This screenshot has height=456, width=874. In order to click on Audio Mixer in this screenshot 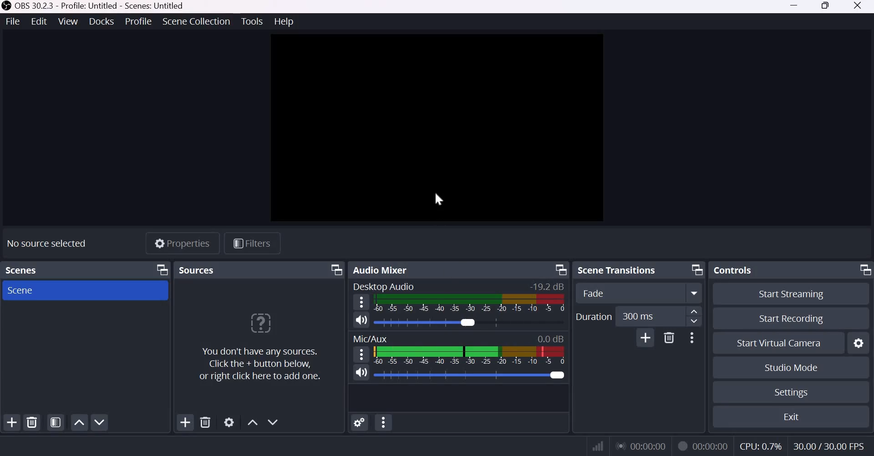, I will do `click(385, 269)`.